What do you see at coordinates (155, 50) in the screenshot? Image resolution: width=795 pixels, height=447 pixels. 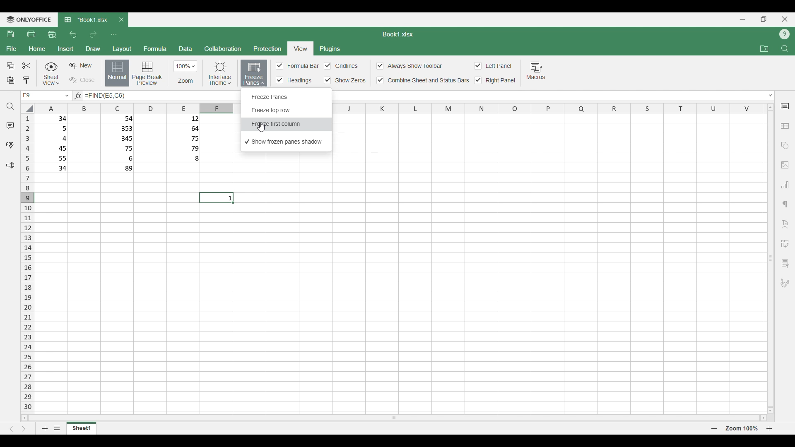 I see `Formula menu` at bounding box center [155, 50].